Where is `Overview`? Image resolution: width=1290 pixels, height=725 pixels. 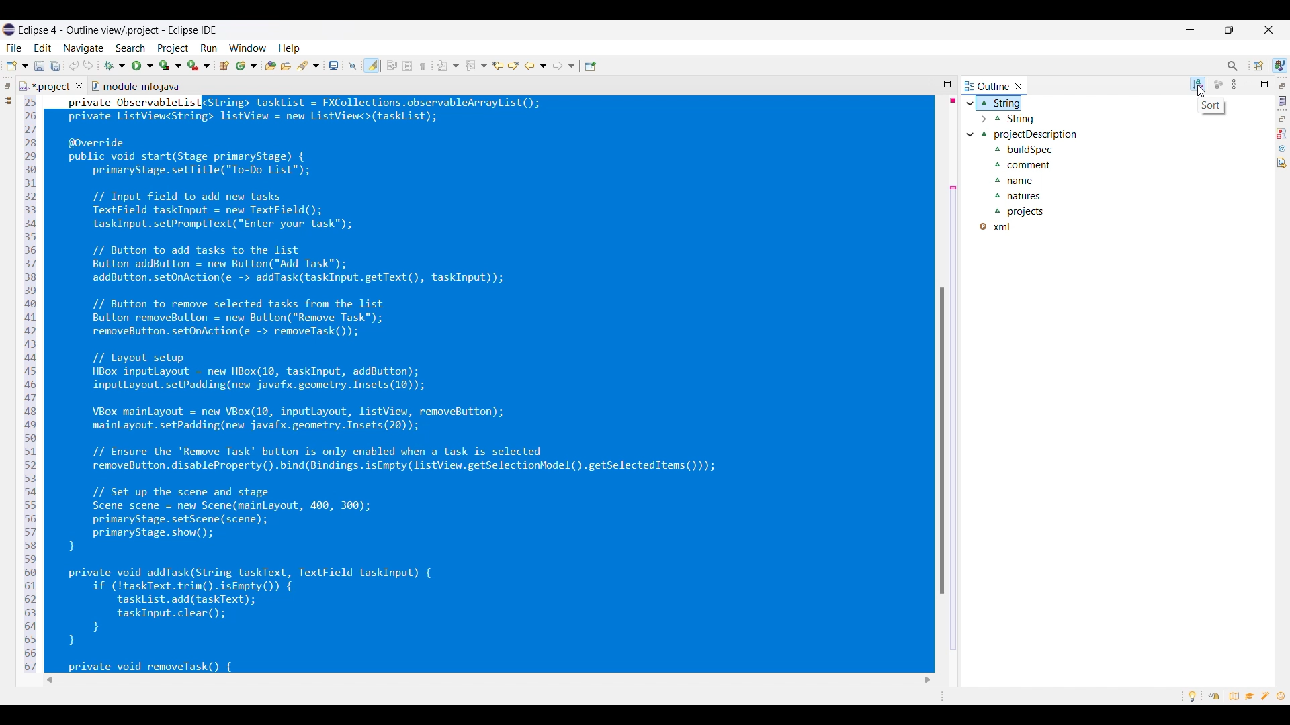 Overview is located at coordinates (1231, 696).